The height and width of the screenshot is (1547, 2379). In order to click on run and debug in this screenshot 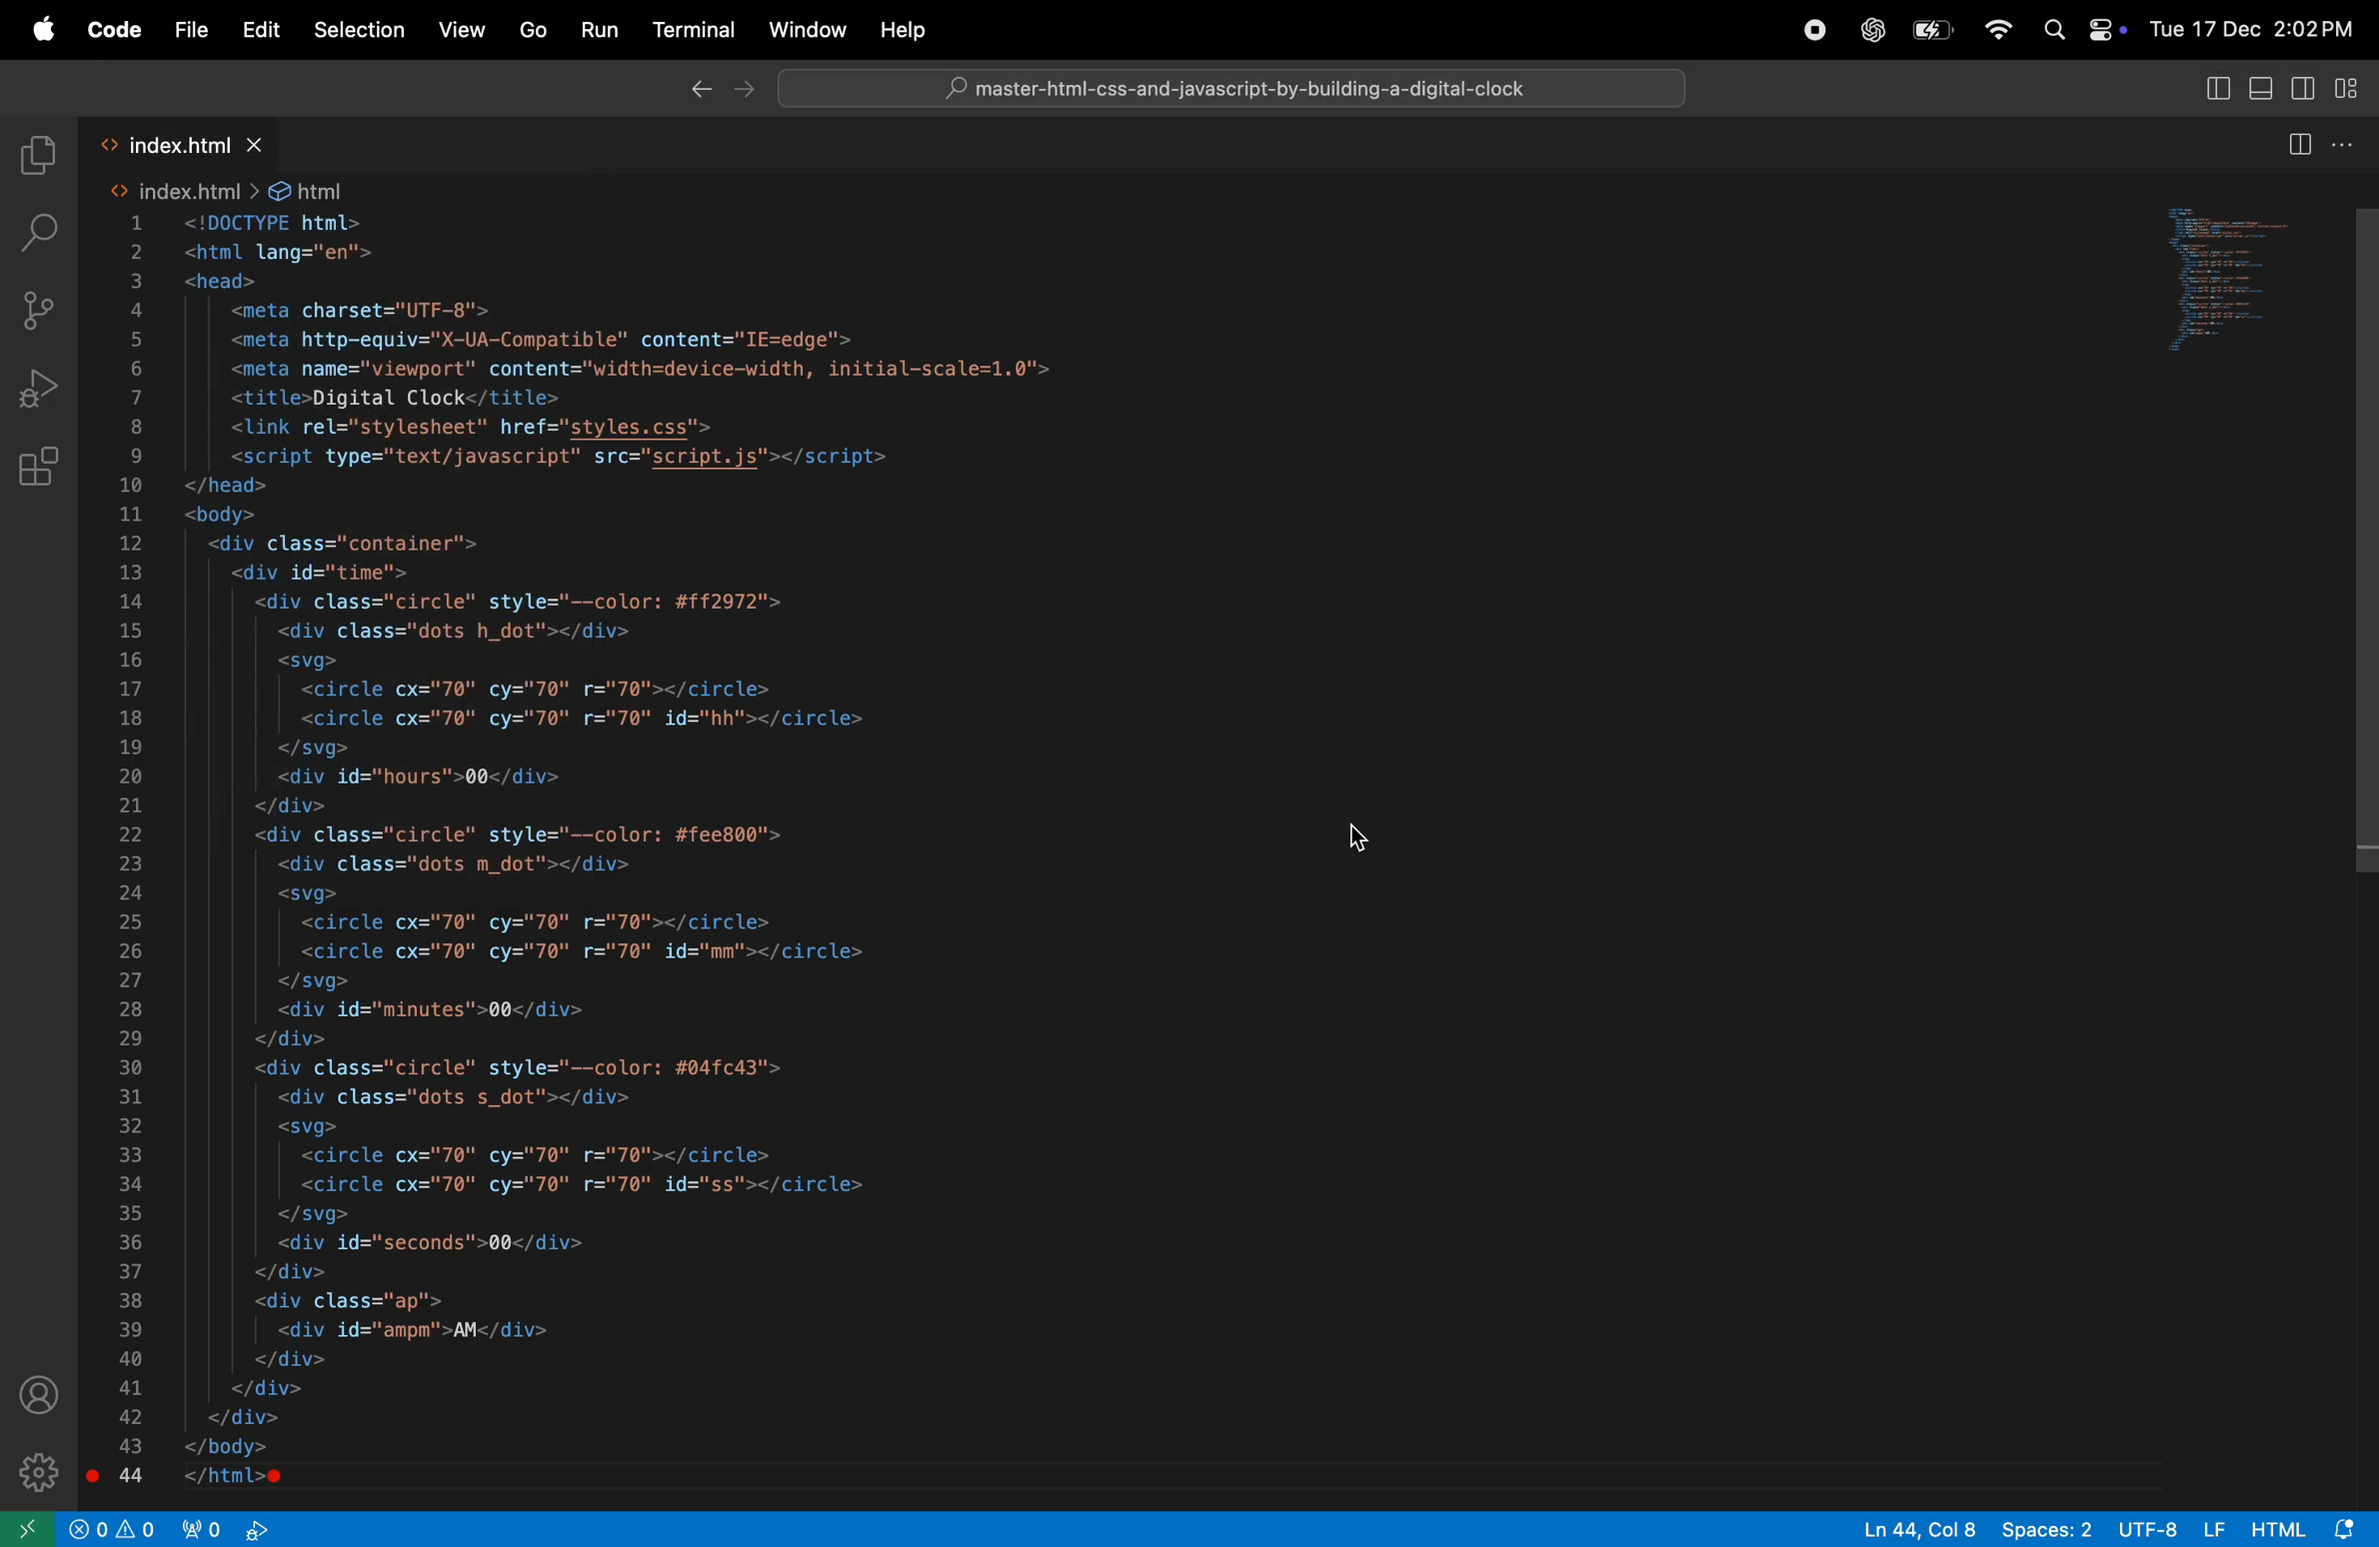, I will do `click(38, 388)`.